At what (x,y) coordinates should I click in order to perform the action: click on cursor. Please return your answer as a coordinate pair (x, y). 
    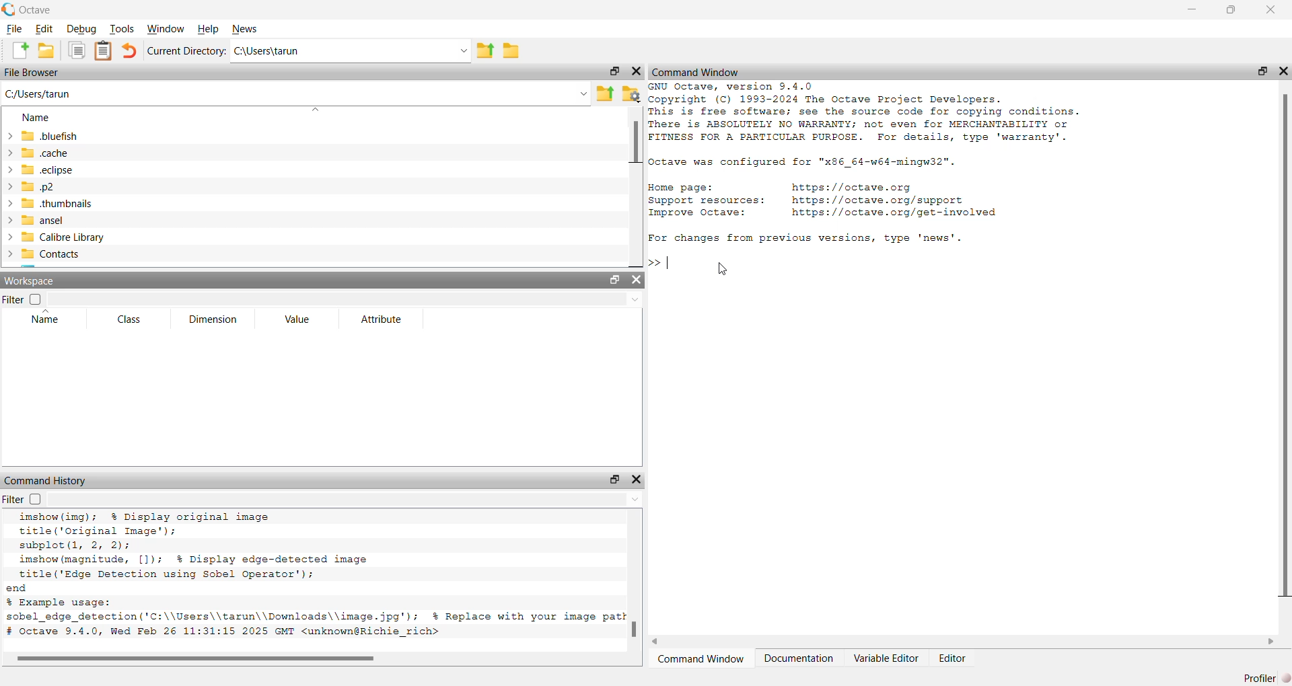
    Looking at the image, I should click on (724, 270).